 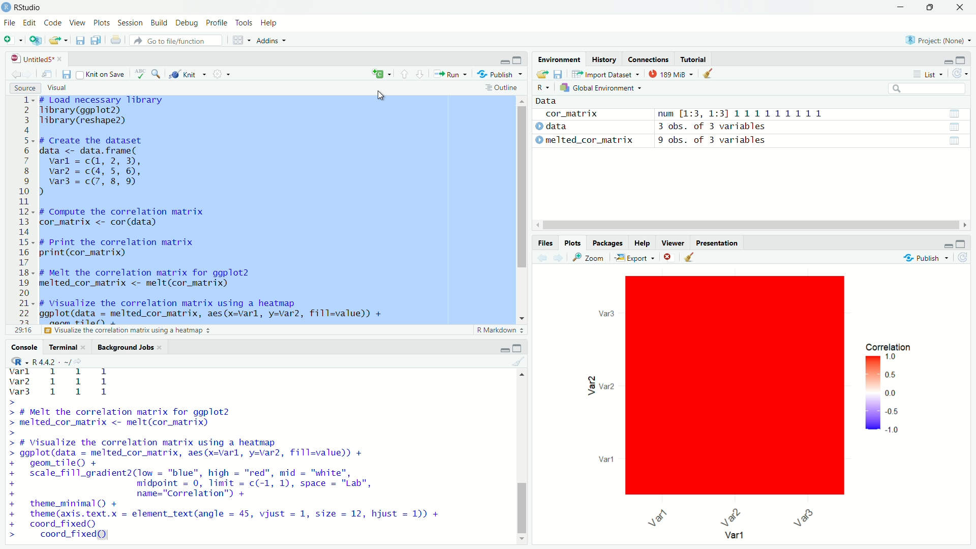 What do you see at coordinates (635, 257) in the screenshot?
I see `export` at bounding box center [635, 257].